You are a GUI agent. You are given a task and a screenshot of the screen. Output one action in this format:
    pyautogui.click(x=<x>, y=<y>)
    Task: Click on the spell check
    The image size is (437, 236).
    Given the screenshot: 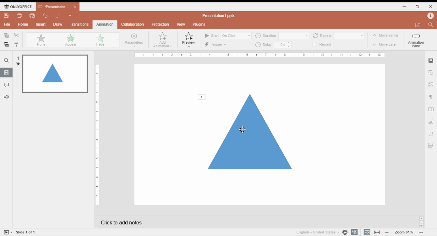 What is the action you would take?
    pyautogui.click(x=354, y=231)
    